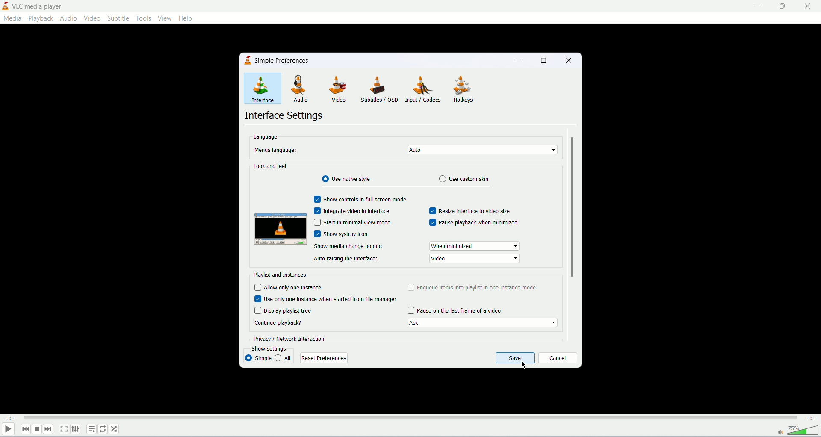 This screenshot has width=821, height=437. What do you see at coordinates (93, 18) in the screenshot?
I see `video` at bounding box center [93, 18].